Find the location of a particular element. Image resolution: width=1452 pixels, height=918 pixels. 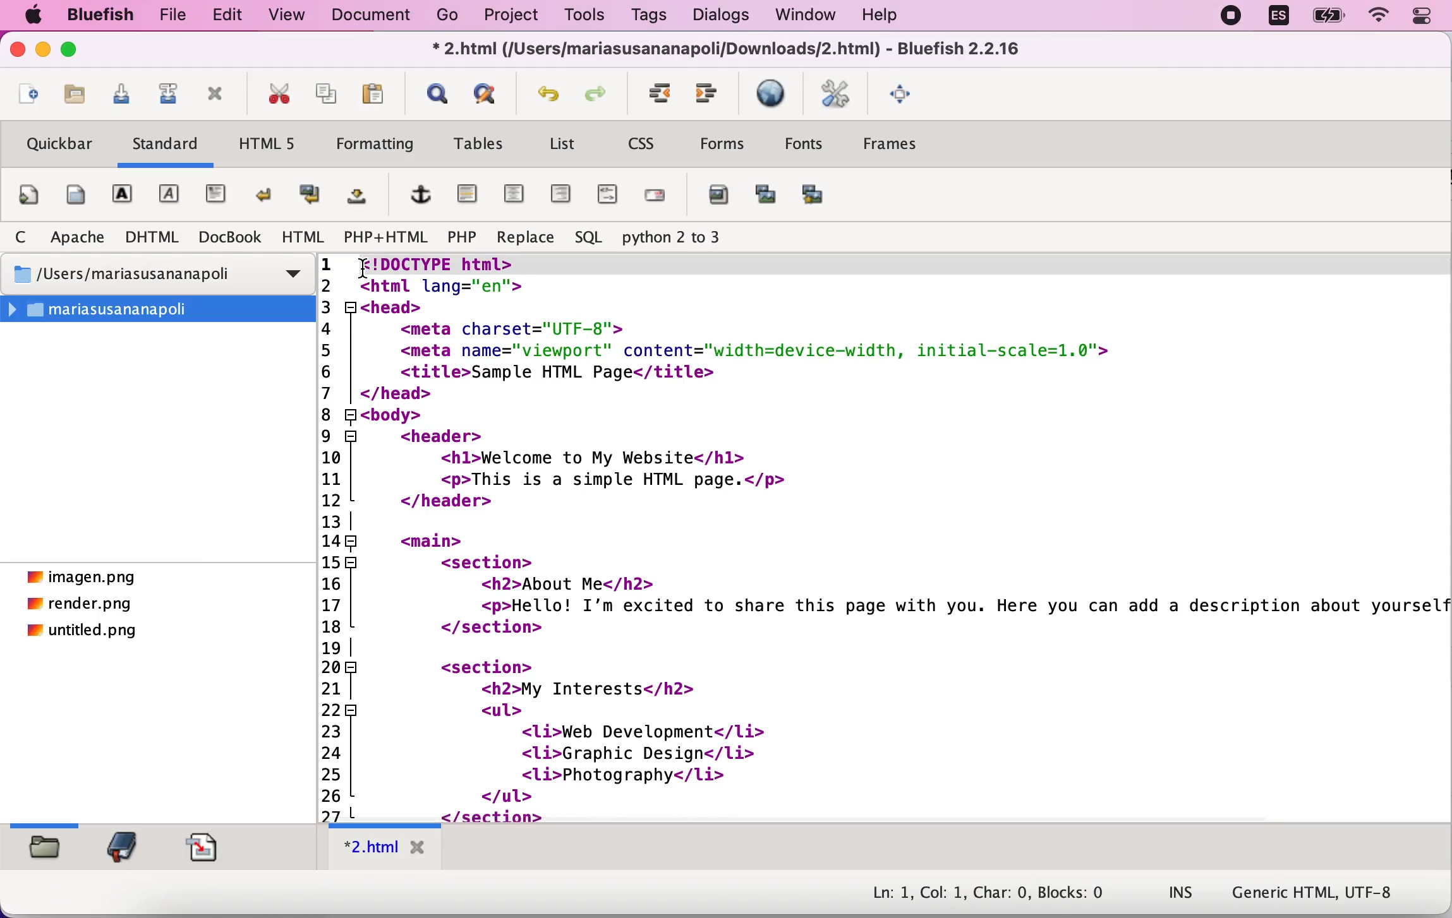

html is located at coordinates (302, 237).